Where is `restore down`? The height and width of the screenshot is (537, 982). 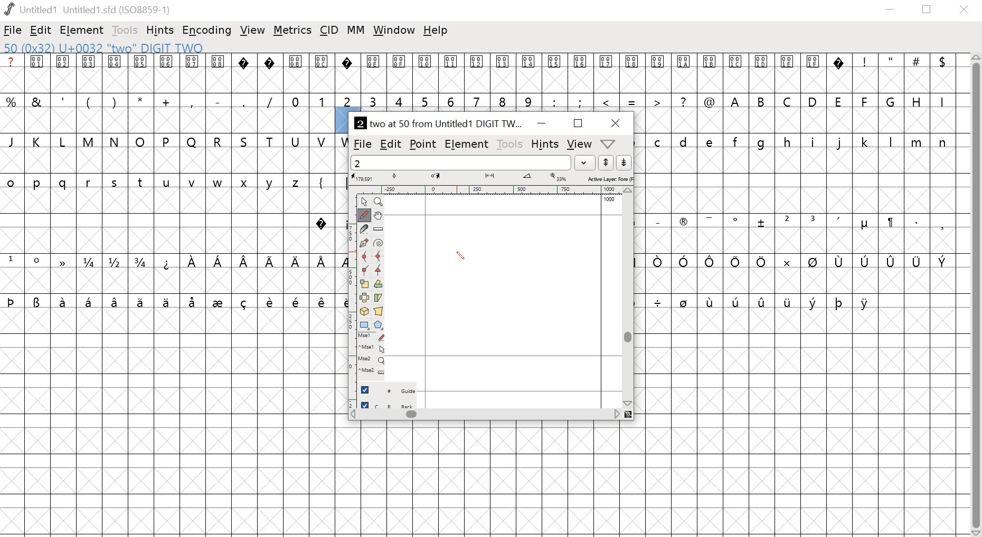 restore down is located at coordinates (930, 11).